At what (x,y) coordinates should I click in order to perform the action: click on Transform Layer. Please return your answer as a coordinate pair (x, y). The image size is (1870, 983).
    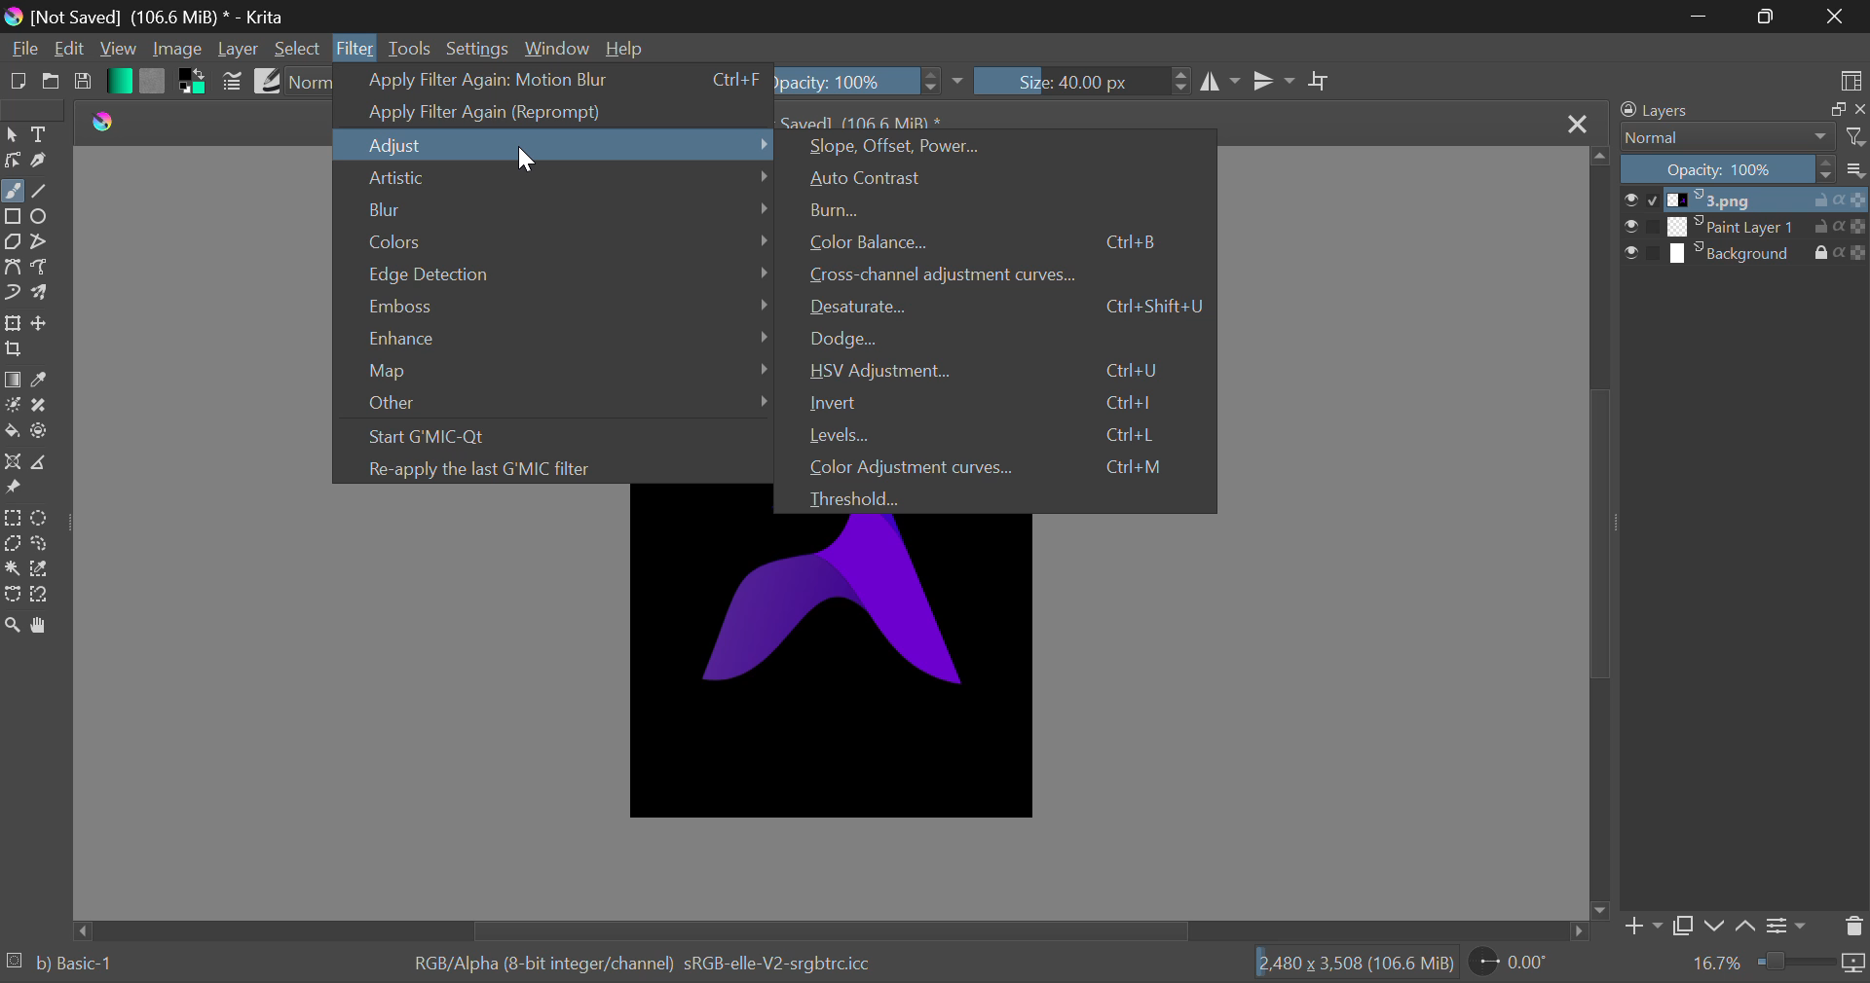
    Looking at the image, I should click on (13, 324).